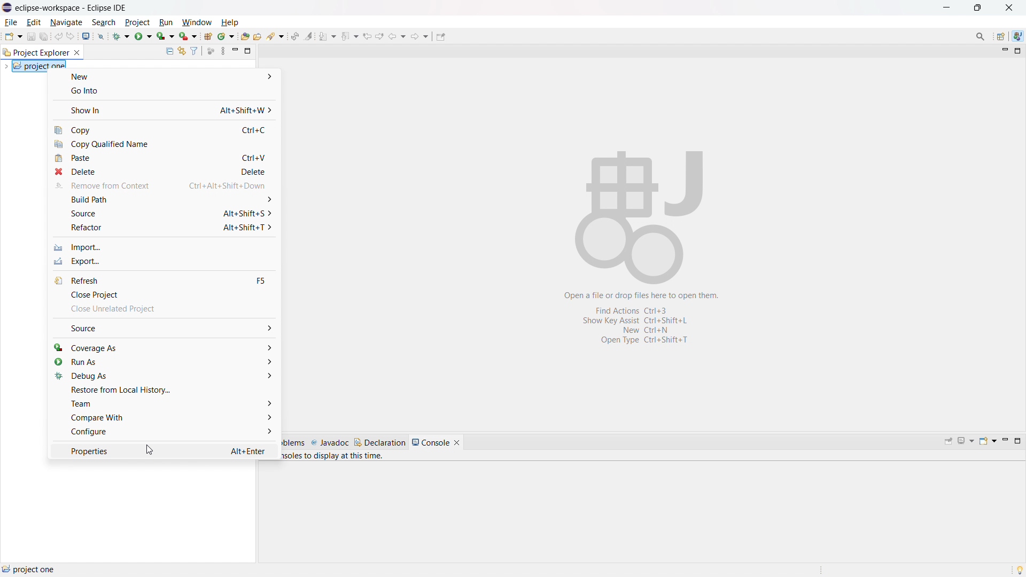 The width and height of the screenshot is (1026, 577). I want to click on logo, so click(7, 7).